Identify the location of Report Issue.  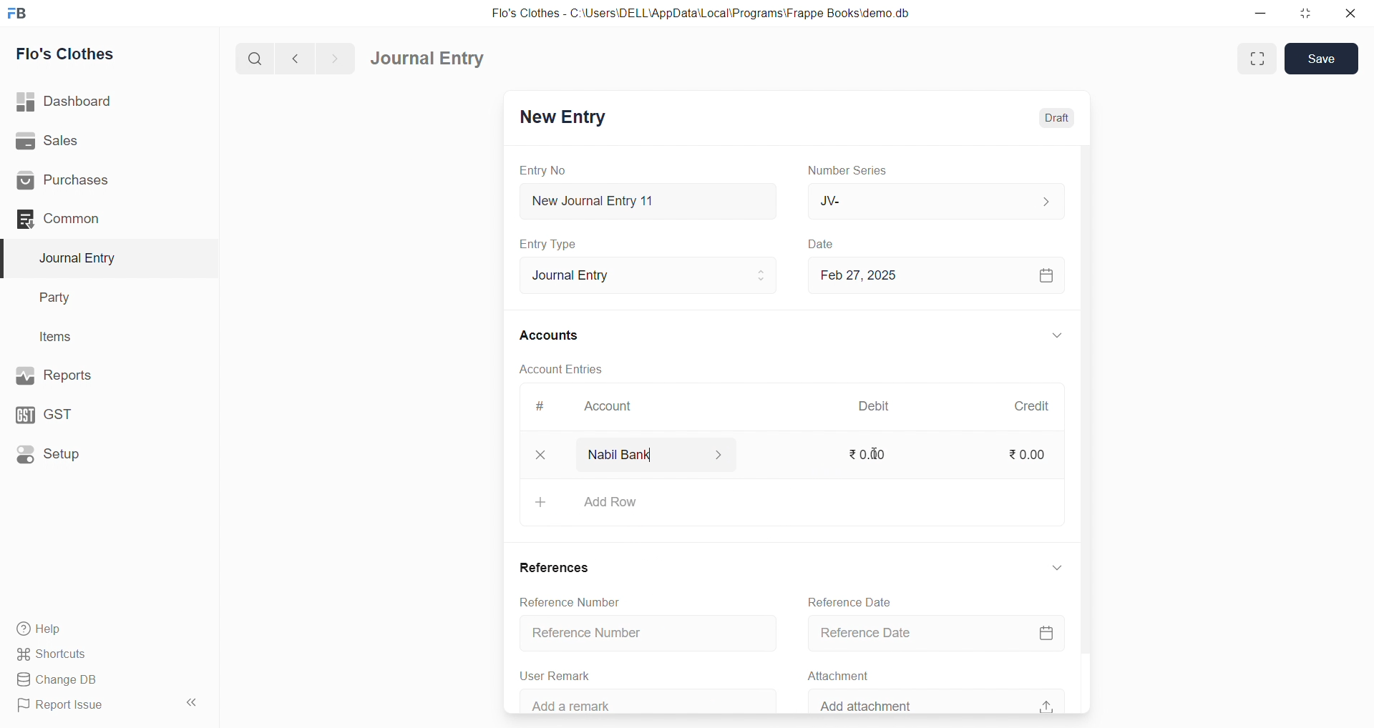
(86, 708).